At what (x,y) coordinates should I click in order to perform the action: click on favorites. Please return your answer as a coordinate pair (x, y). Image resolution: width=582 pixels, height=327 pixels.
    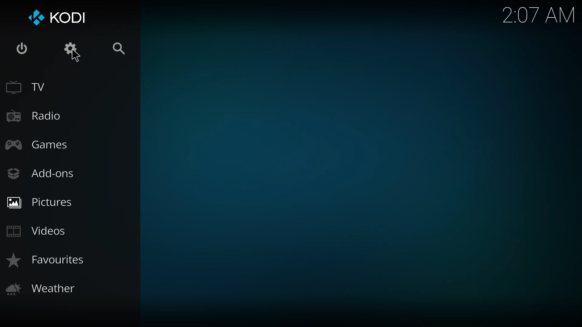
    Looking at the image, I should click on (50, 259).